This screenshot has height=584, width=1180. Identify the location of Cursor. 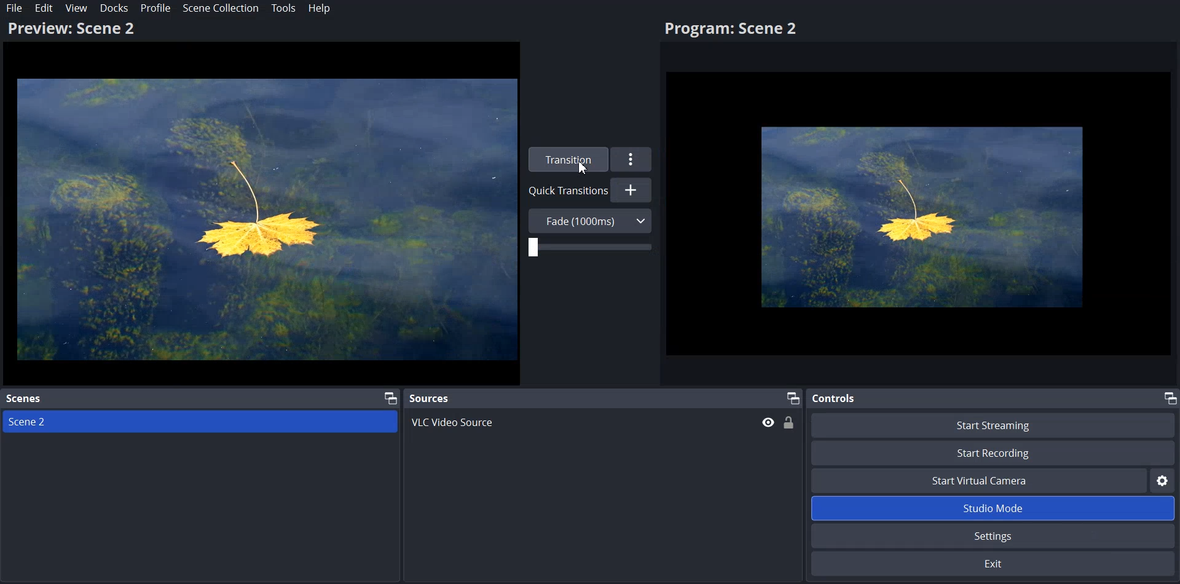
(584, 169).